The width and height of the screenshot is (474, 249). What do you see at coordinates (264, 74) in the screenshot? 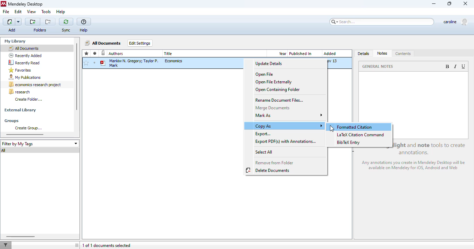
I see `open file` at bounding box center [264, 74].